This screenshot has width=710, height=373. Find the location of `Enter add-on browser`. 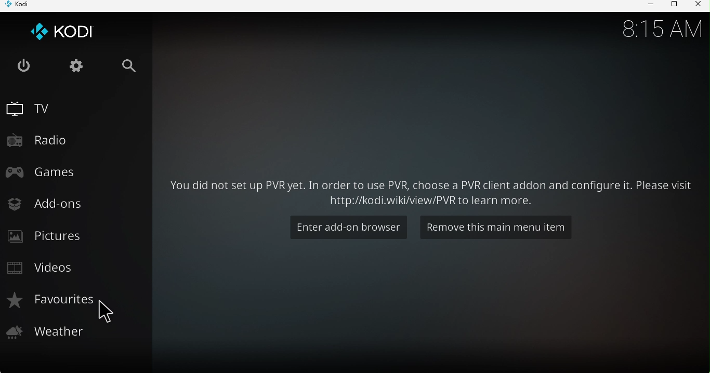

Enter add-on browser is located at coordinates (351, 226).